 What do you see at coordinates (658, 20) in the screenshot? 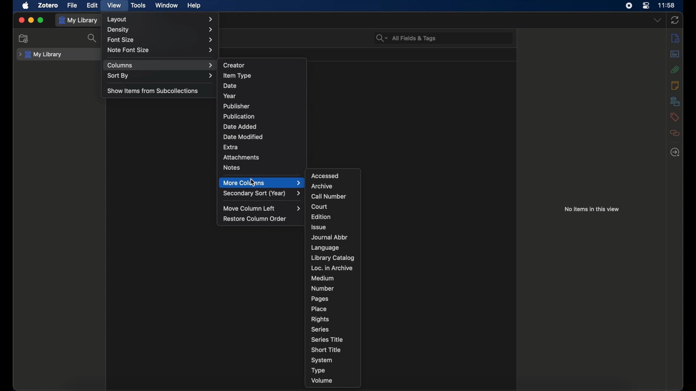
I see `dropdown` at bounding box center [658, 20].